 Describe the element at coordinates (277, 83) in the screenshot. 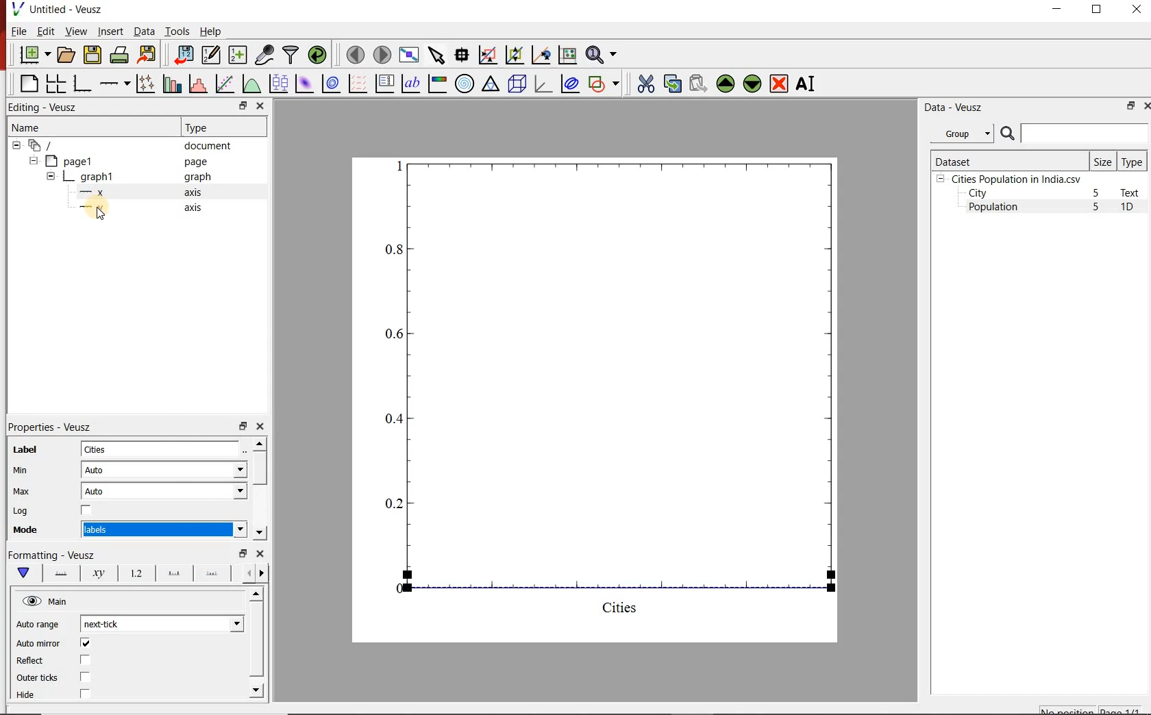

I see `plot box plots` at that location.